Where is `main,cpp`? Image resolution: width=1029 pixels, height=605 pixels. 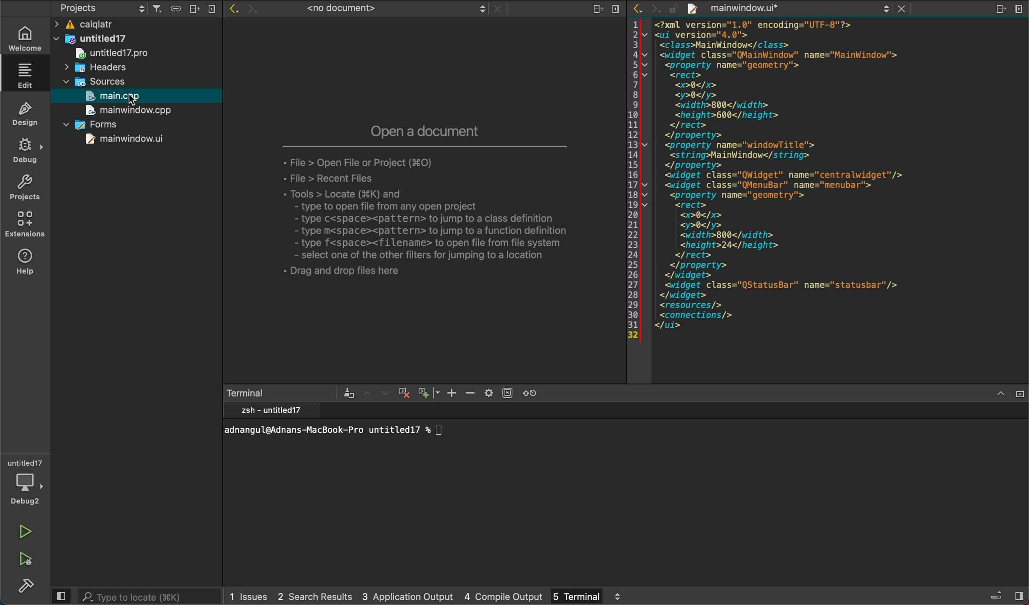 main,cpp is located at coordinates (118, 96).